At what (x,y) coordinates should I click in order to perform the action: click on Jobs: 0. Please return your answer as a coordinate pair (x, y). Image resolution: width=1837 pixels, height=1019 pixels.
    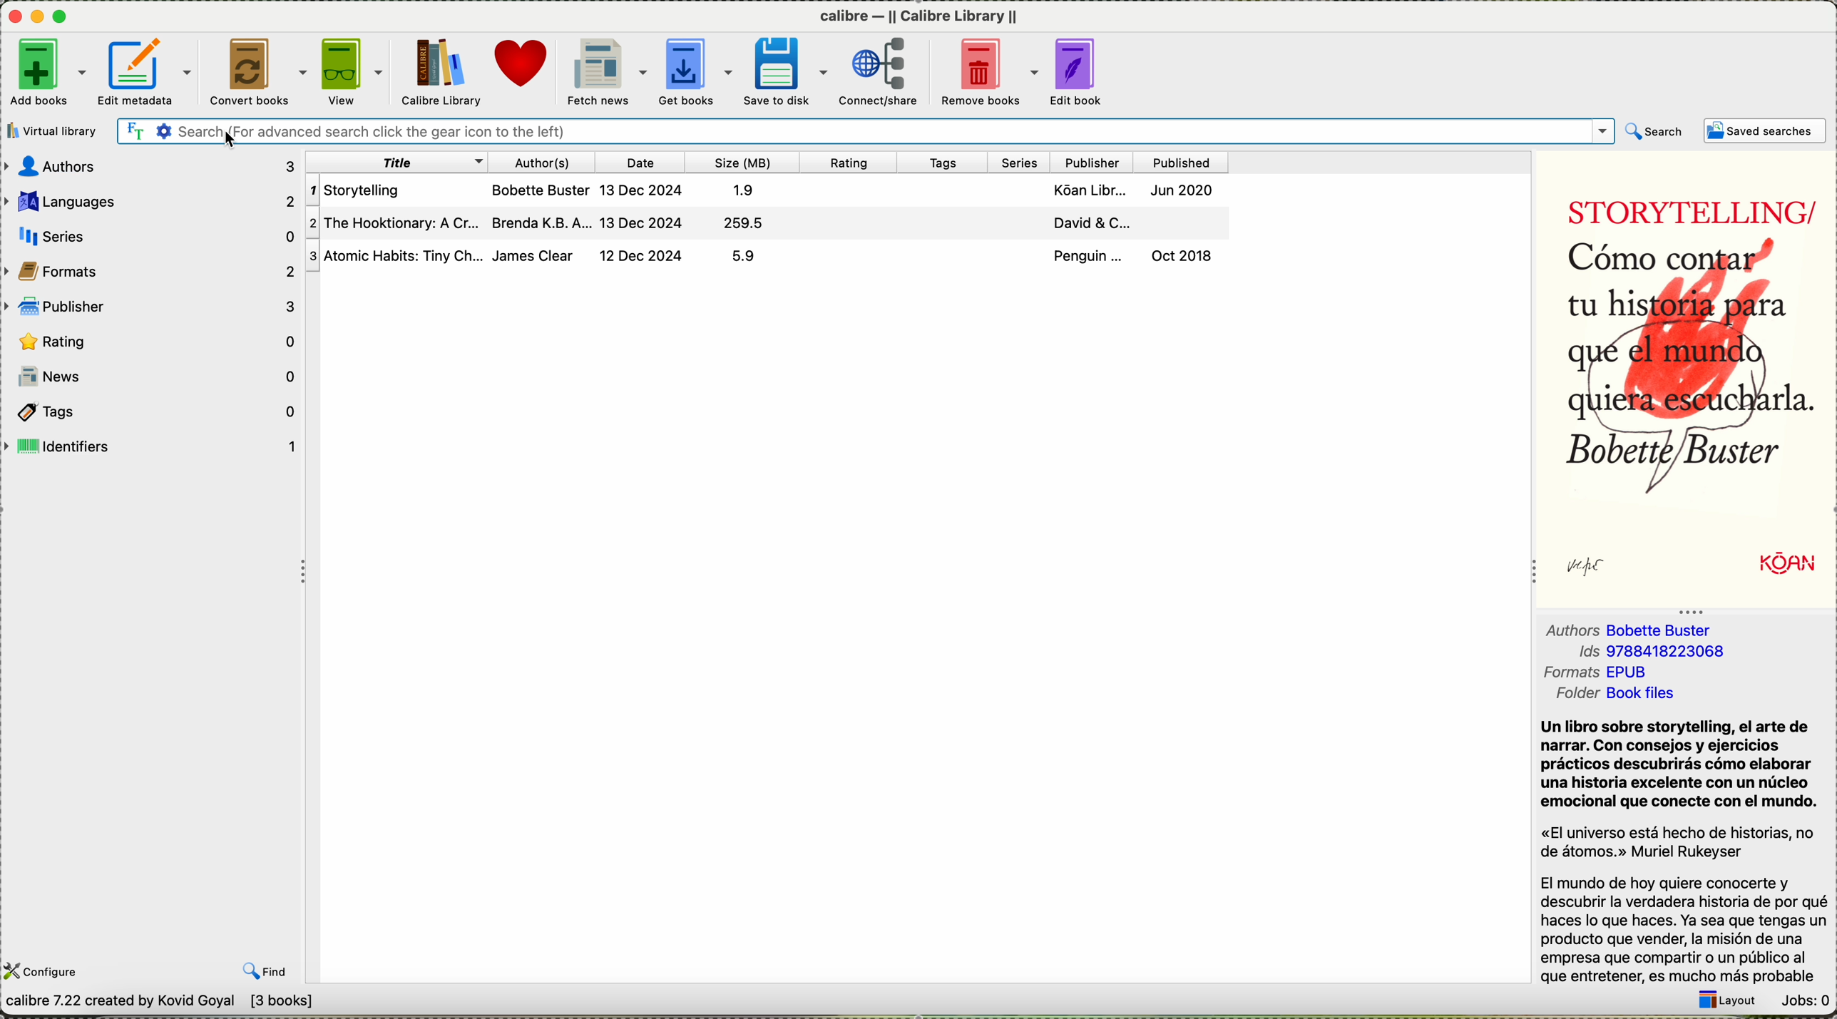
    Looking at the image, I should click on (1803, 1000).